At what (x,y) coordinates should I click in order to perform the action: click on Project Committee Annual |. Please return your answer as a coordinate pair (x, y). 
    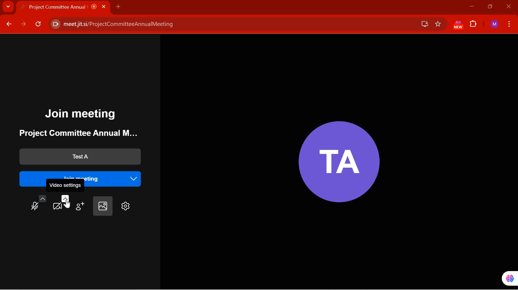
    Looking at the image, I should click on (68, 7).